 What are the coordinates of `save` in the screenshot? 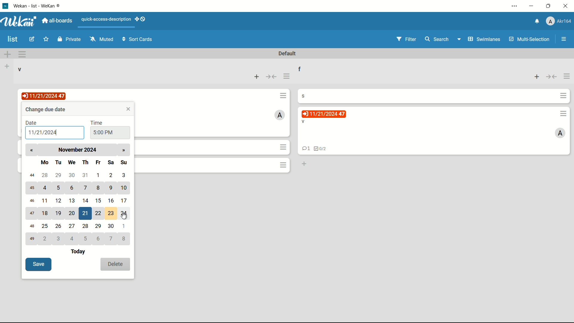 It's located at (38, 265).